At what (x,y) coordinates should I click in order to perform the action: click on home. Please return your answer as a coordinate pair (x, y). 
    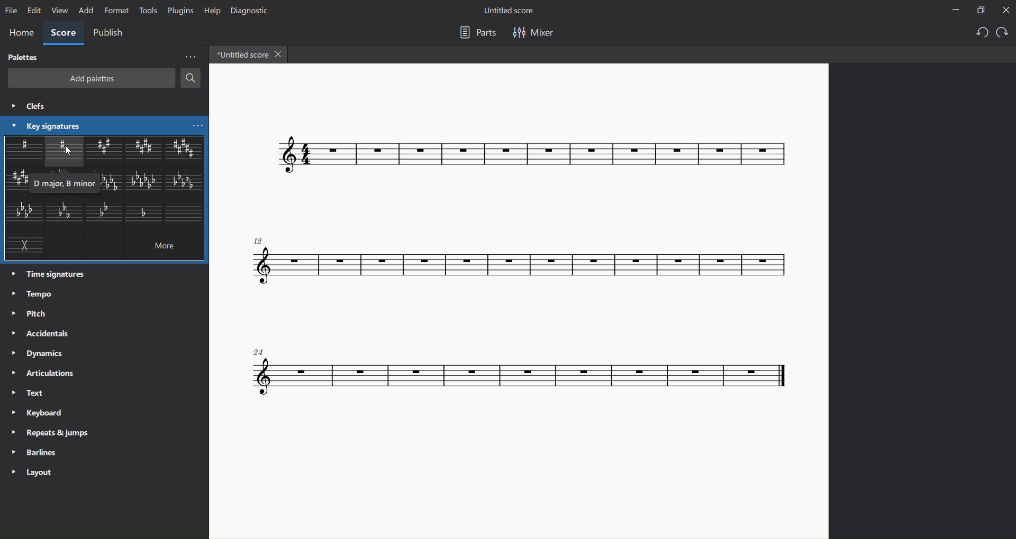
    Looking at the image, I should click on (20, 32).